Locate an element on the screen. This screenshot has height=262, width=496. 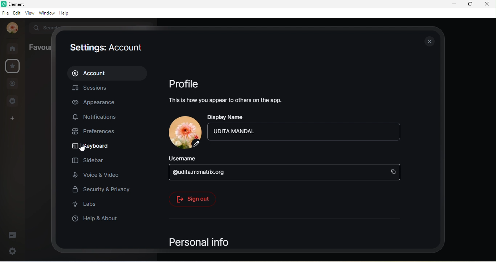
element is located at coordinates (27, 4).